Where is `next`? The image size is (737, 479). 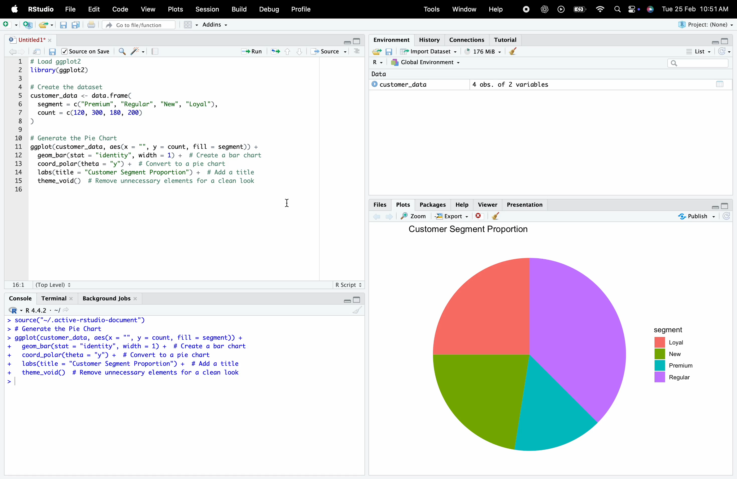
next is located at coordinates (392, 219).